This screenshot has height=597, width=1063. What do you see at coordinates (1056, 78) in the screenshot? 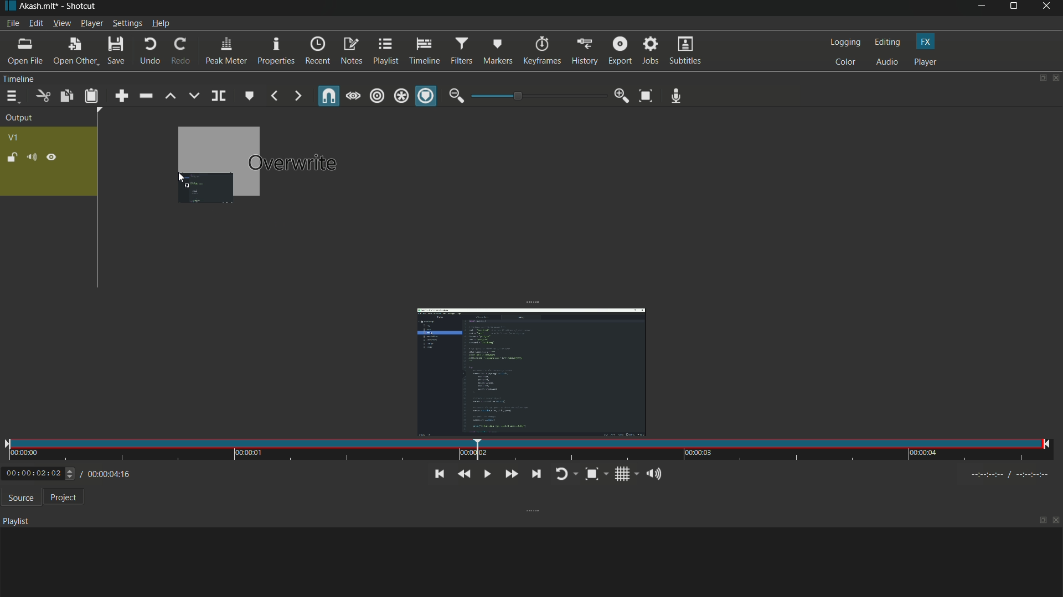
I see `close timeline` at bounding box center [1056, 78].